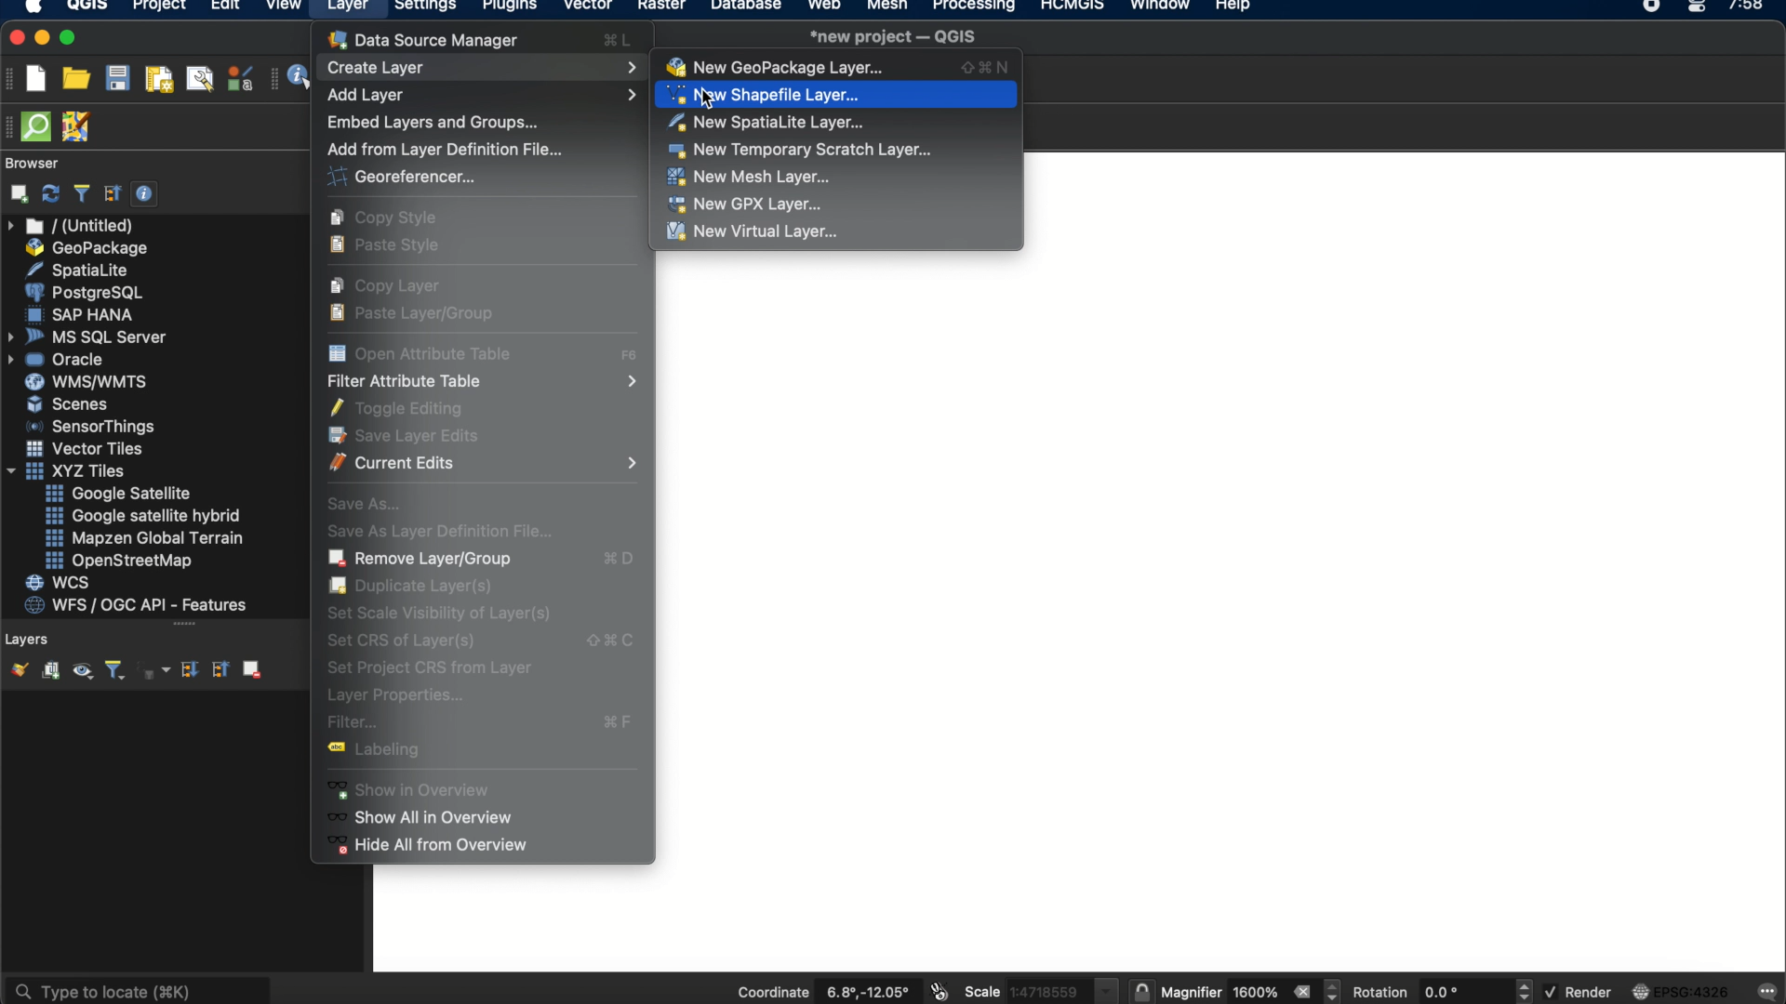 This screenshot has height=1004, width=1786. I want to click on close, so click(15, 38).